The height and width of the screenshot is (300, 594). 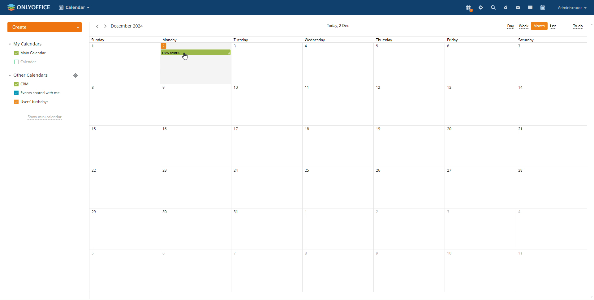 I want to click on users' birthdays, so click(x=31, y=102).